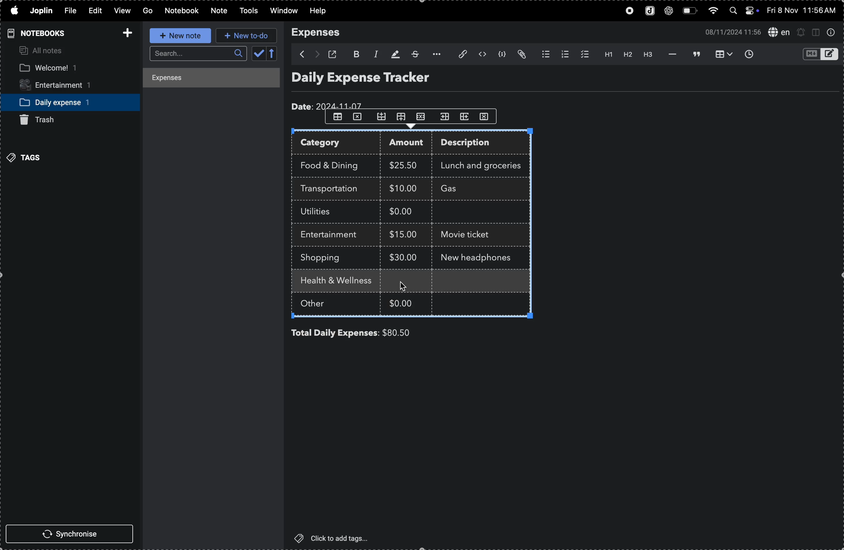 This screenshot has width=844, height=550. I want to click on close row, so click(358, 118).